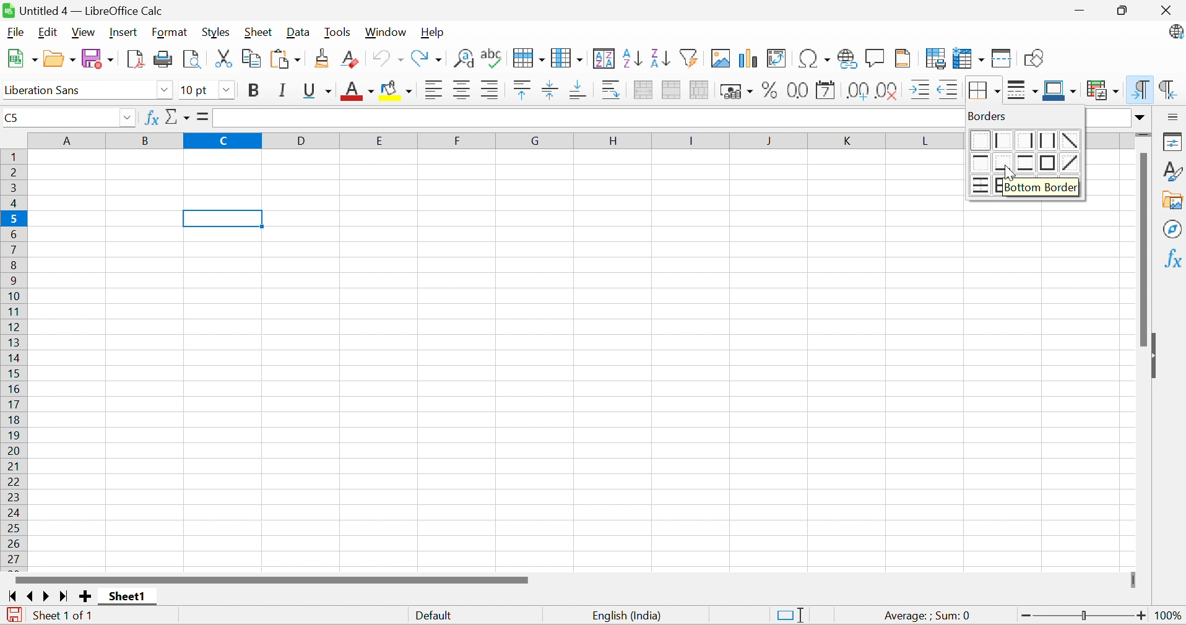 Image resolution: width=1186 pixels, height=625 pixels. Describe the element at coordinates (271, 579) in the screenshot. I see `Scroll bar` at that location.